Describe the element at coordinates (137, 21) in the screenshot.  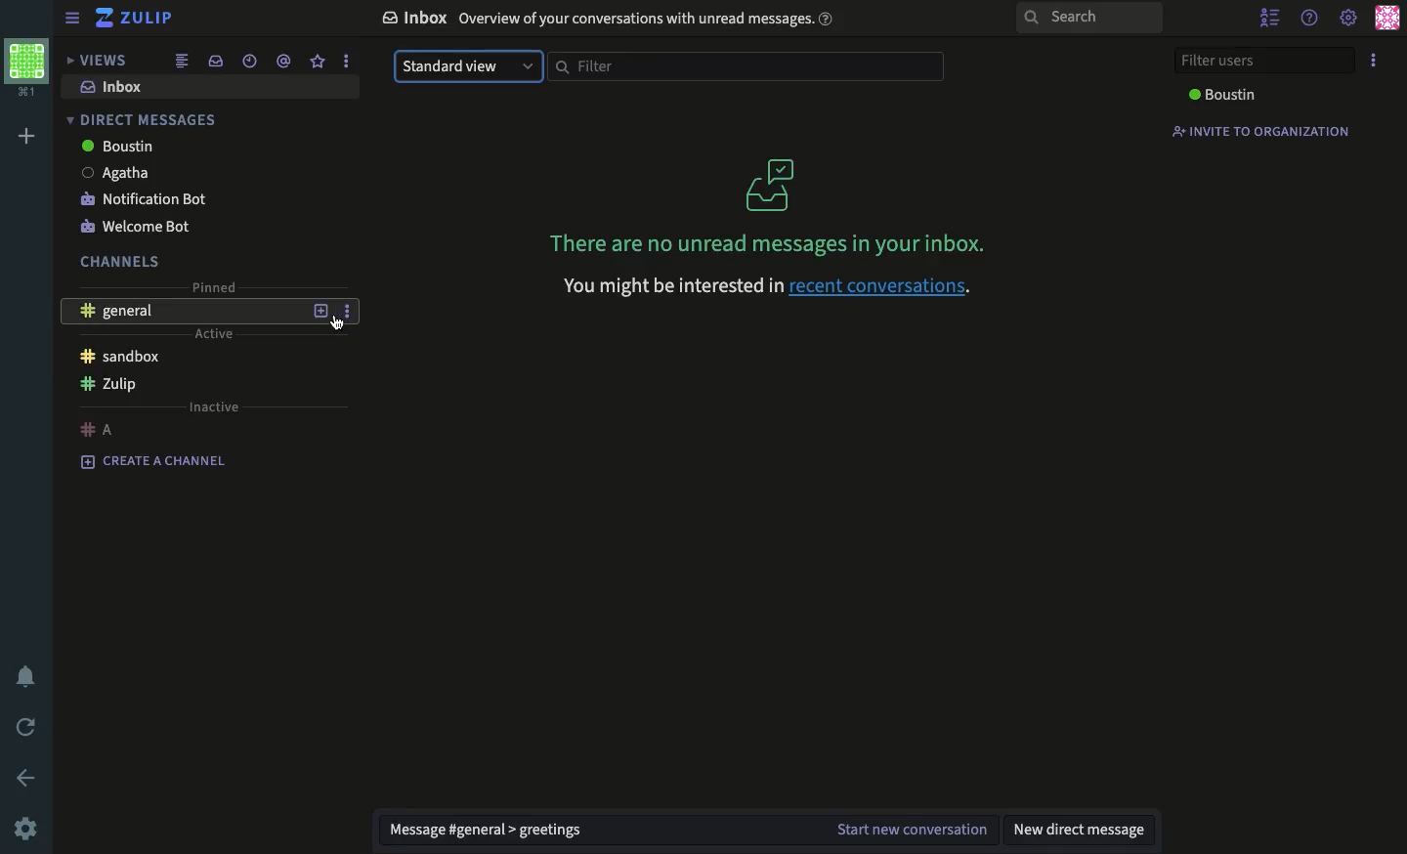
I see `Zulip` at that location.